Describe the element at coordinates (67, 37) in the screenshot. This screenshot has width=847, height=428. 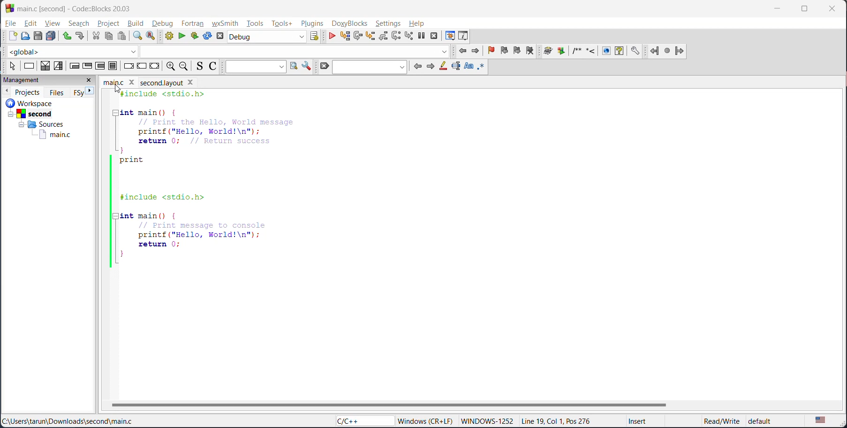
I see `undo` at that location.